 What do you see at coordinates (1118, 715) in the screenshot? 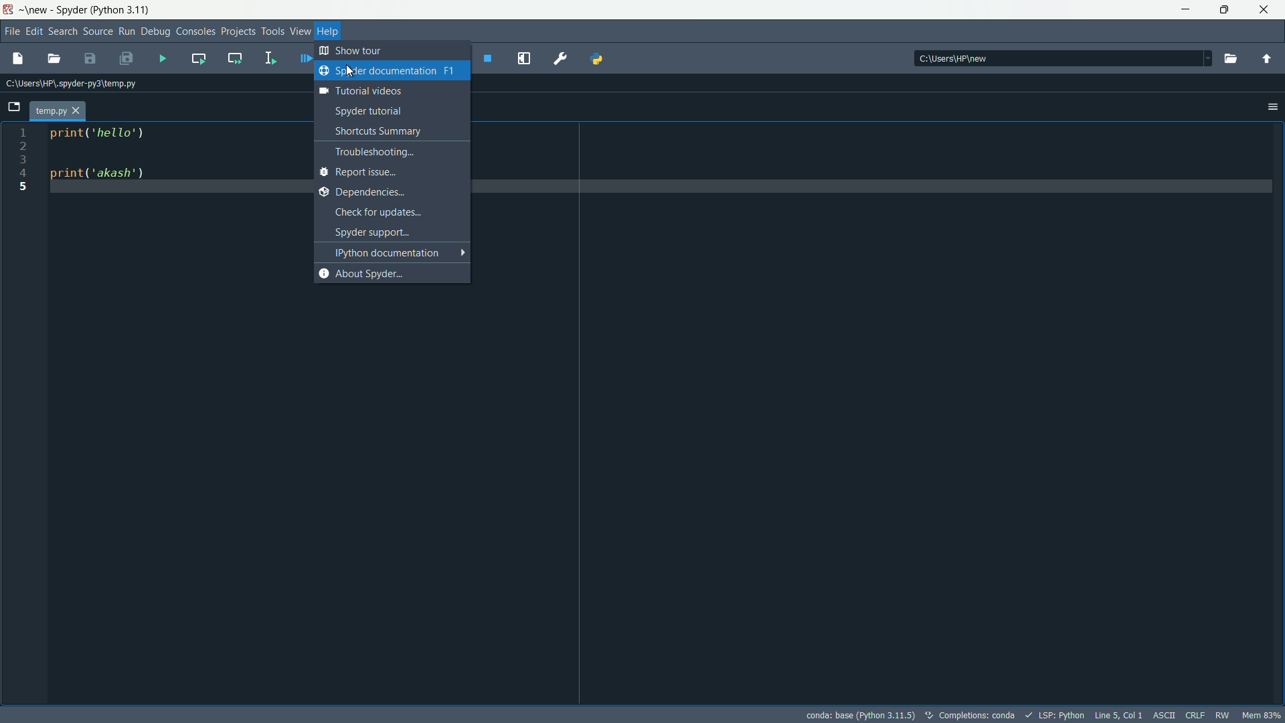
I see `Line 5, Col 1` at bounding box center [1118, 715].